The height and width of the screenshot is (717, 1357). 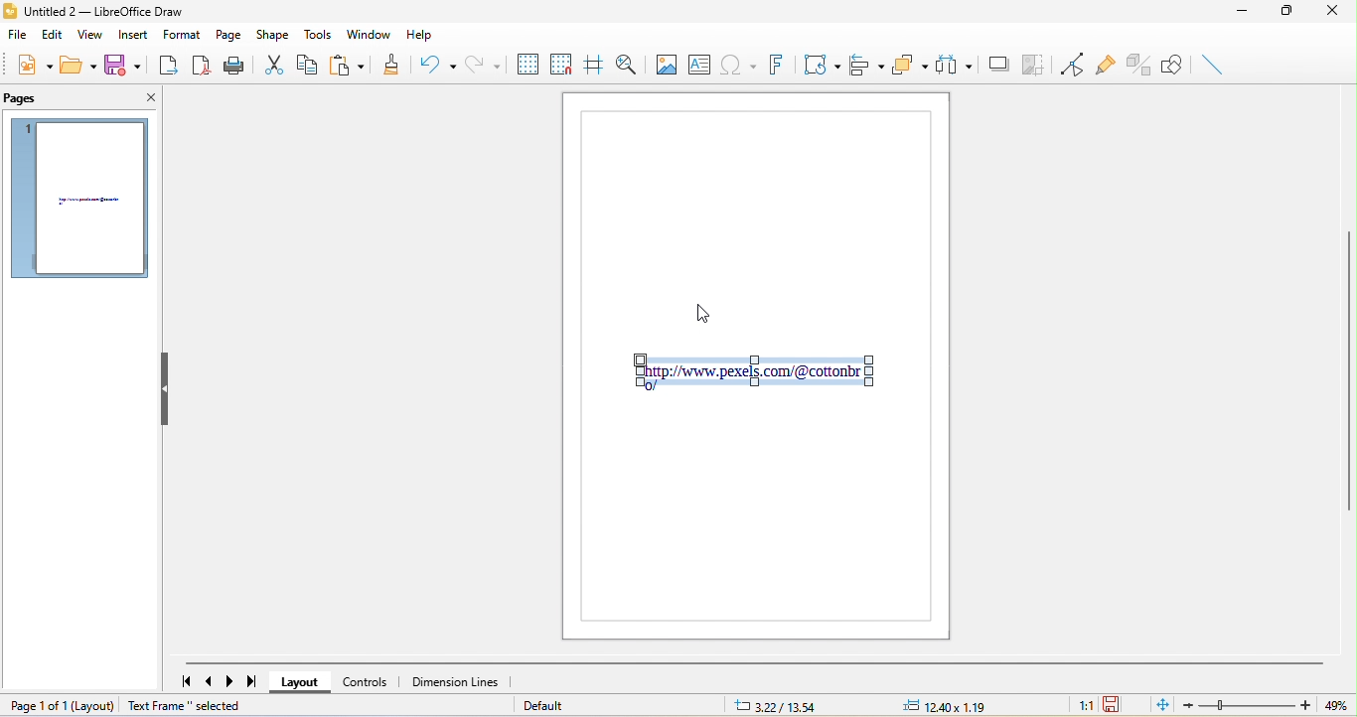 What do you see at coordinates (417, 33) in the screenshot?
I see `help` at bounding box center [417, 33].